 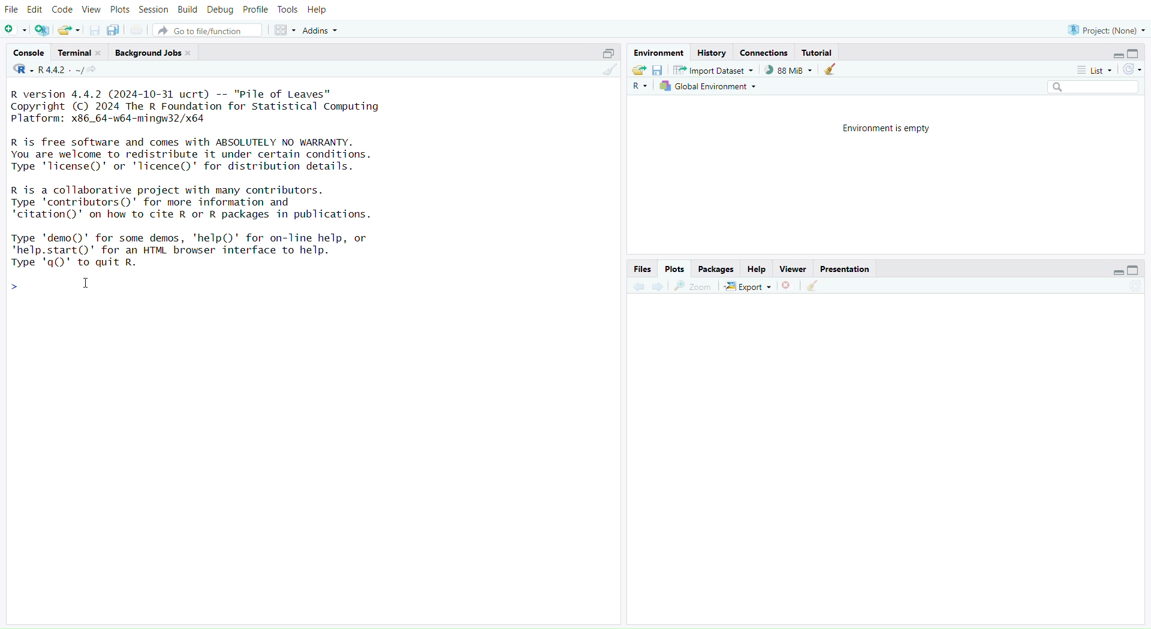 I want to click on refresh list, so click(x=1132, y=68).